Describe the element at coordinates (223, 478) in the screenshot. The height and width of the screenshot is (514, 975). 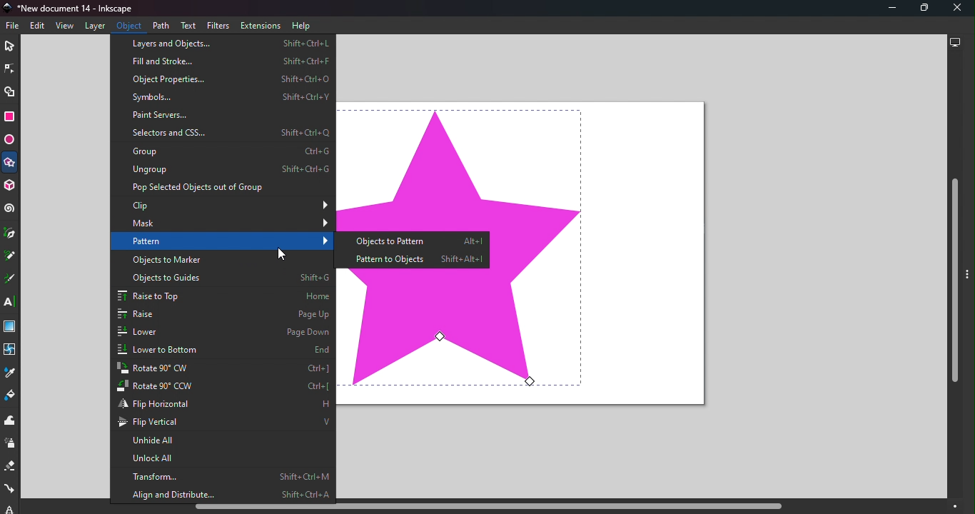
I see `Transform` at that location.